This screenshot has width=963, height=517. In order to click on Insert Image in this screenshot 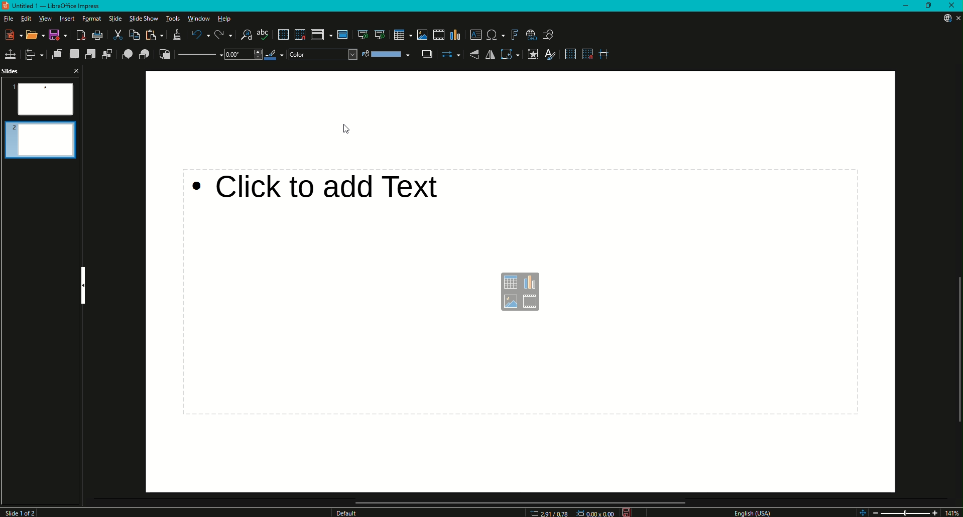, I will do `click(420, 34)`.